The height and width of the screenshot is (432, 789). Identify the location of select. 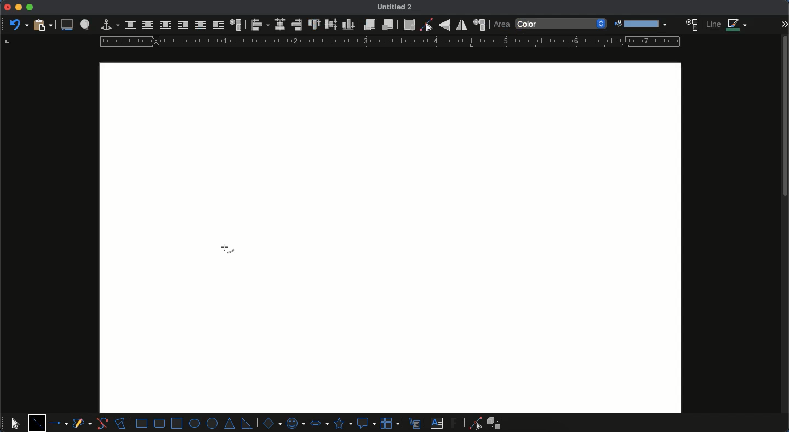
(15, 422).